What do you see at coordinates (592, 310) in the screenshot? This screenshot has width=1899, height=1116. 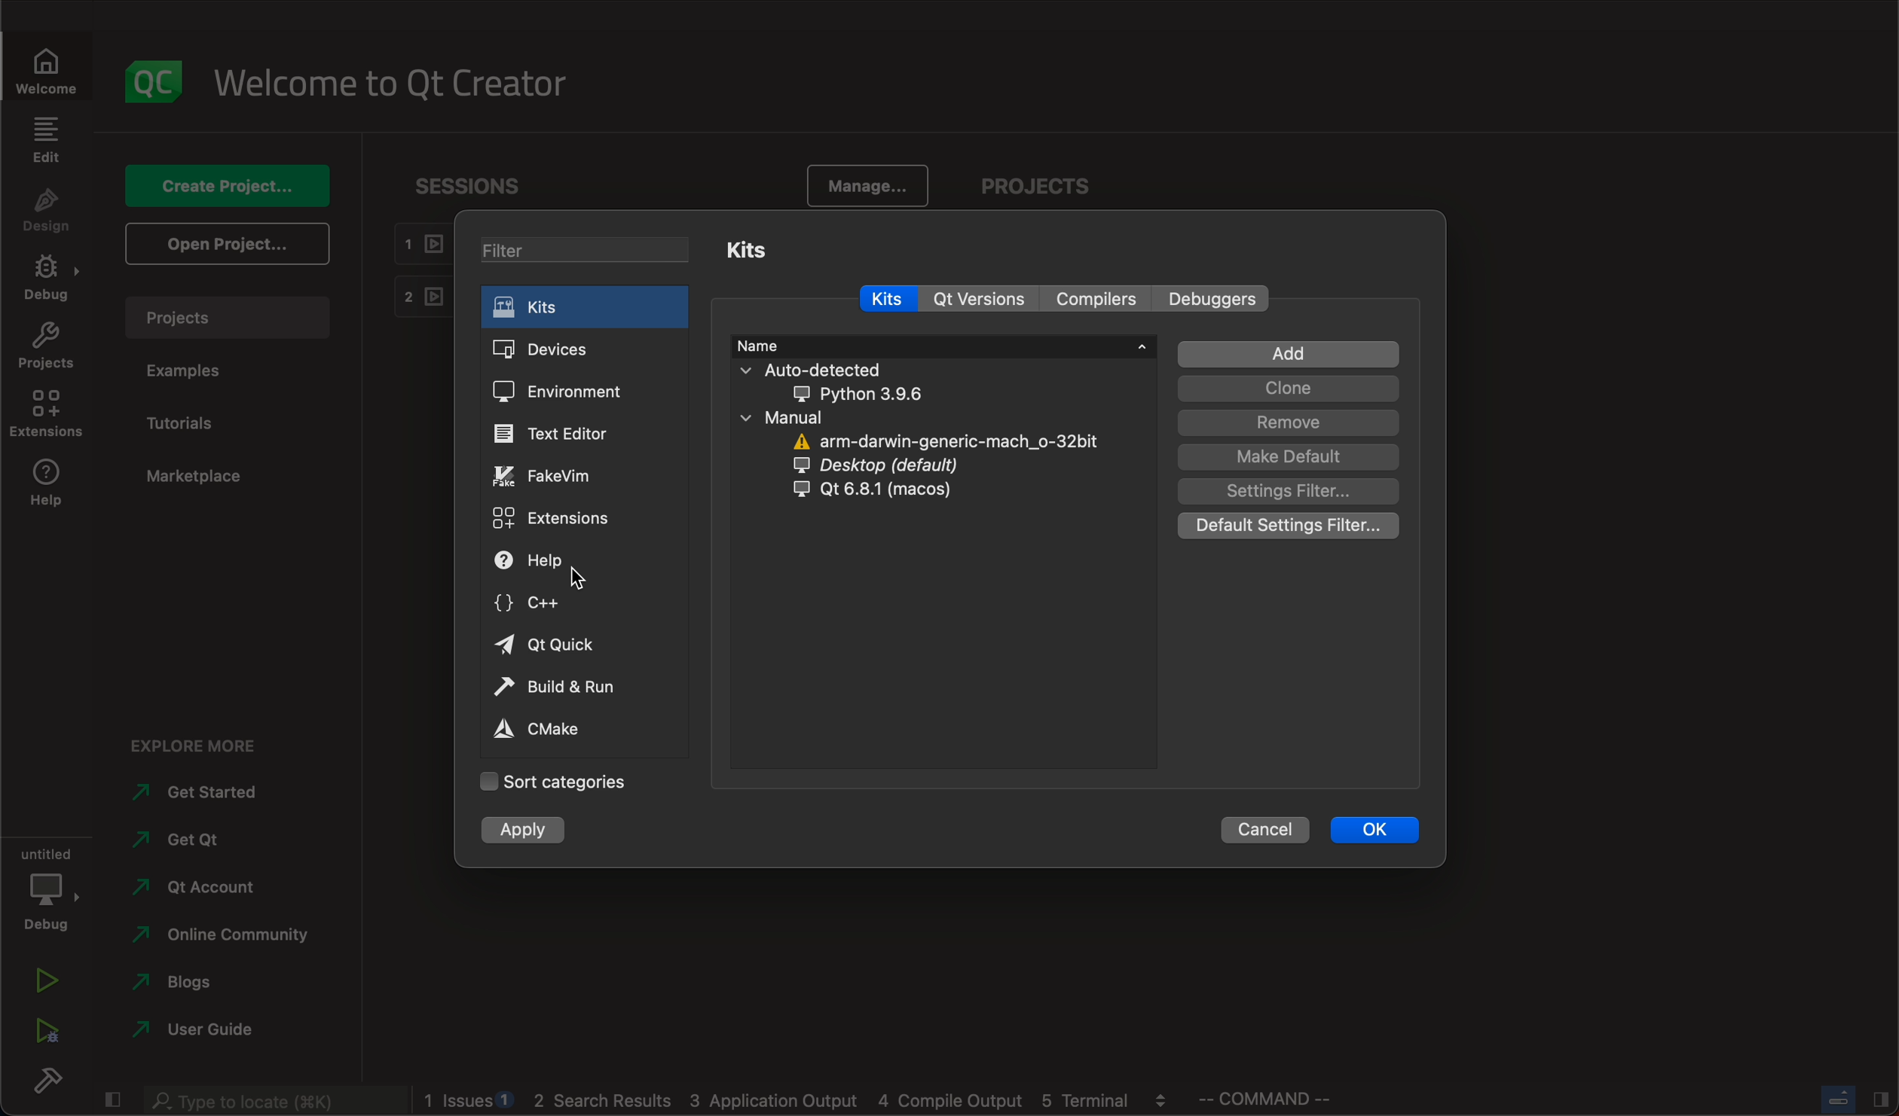 I see `kits` at bounding box center [592, 310].